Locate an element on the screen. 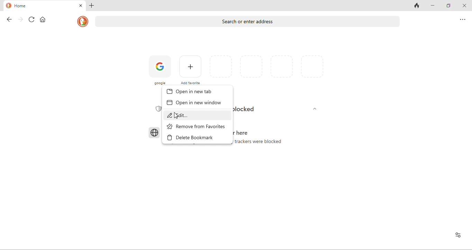 The width and height of the screenshot is (472, 250). homepage is located at coordinates (82, 22).